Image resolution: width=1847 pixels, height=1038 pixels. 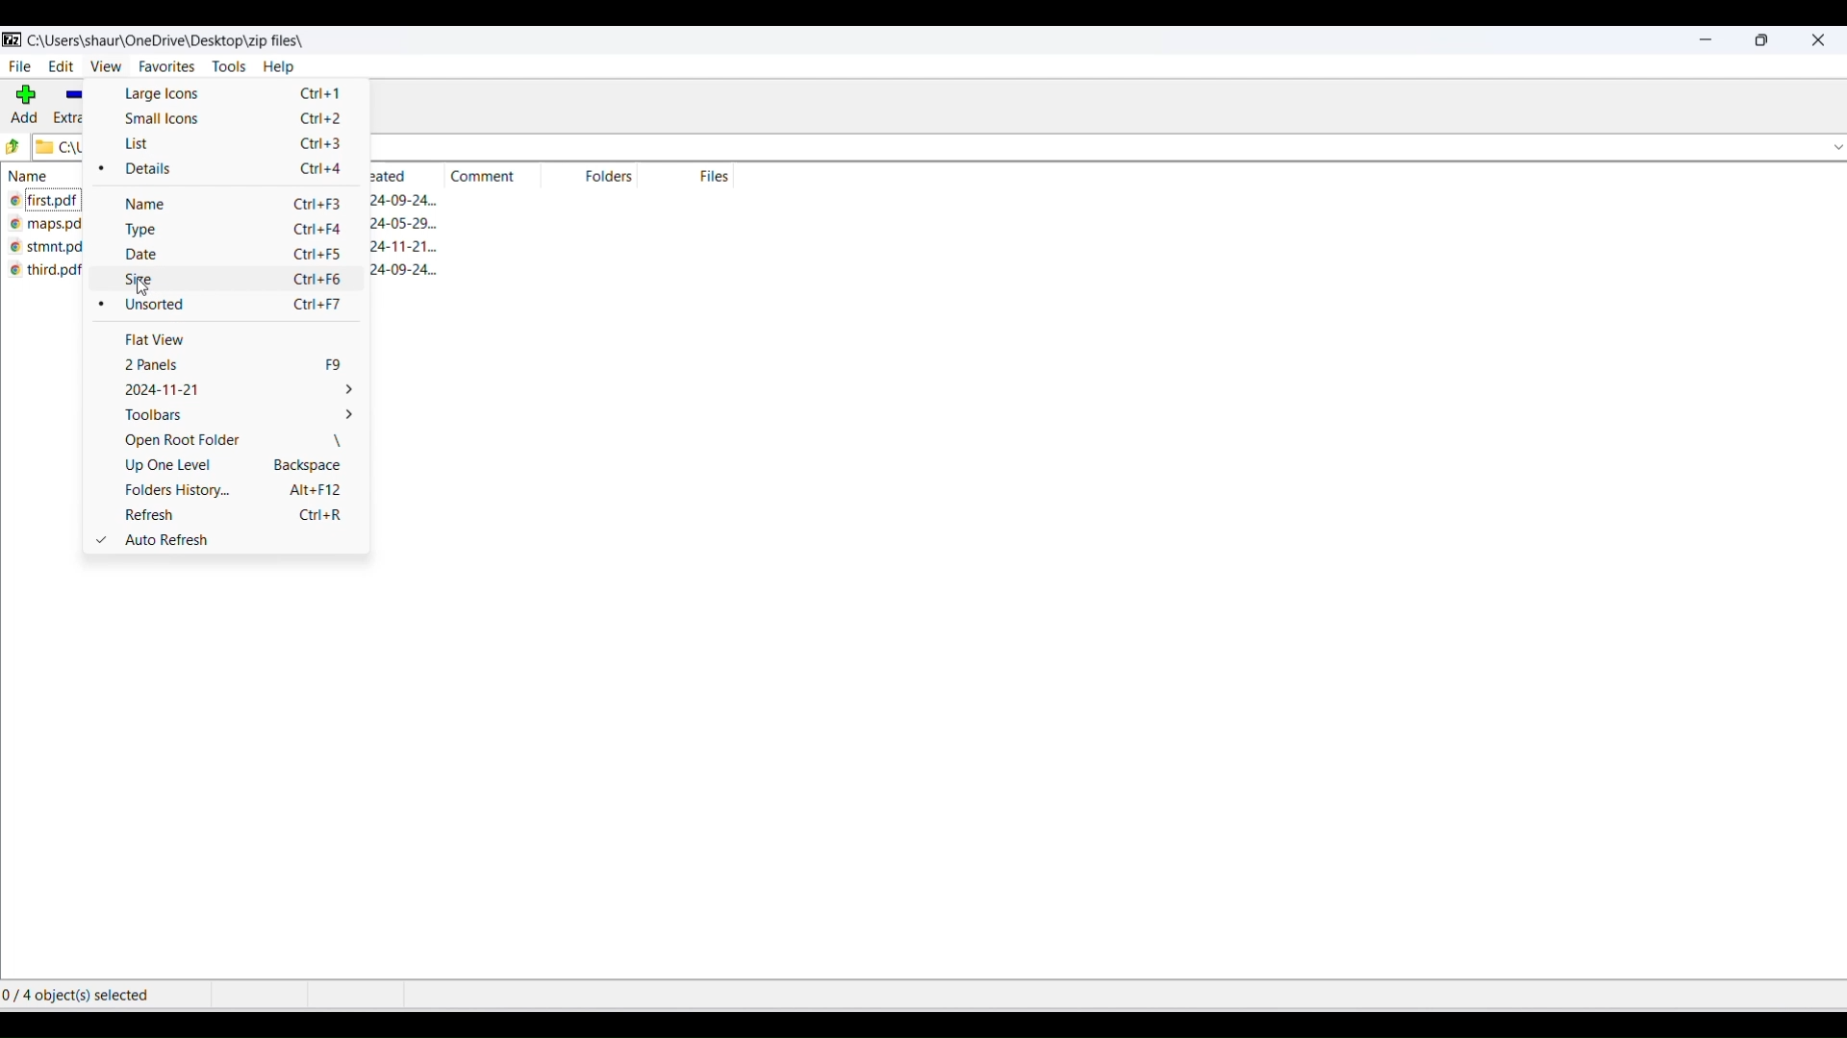 What do you see at coordinates (49, 229) in the screenshot?
I see `file name` at bounding box center [49, 229].